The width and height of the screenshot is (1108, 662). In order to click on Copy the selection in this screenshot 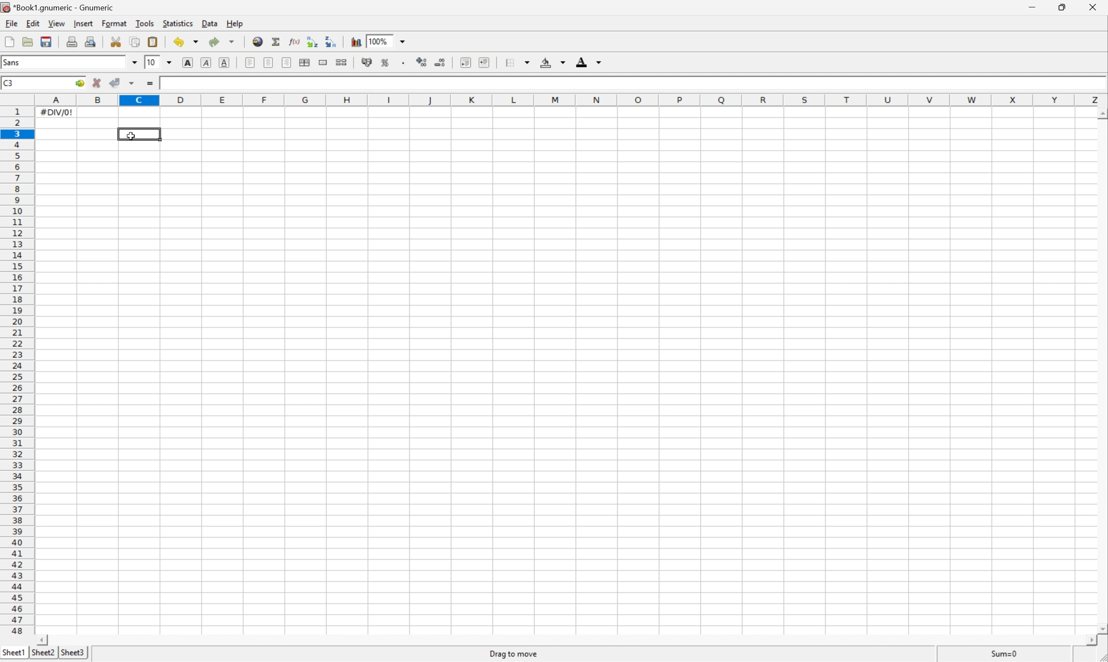, I will do `click(136, 41)`.